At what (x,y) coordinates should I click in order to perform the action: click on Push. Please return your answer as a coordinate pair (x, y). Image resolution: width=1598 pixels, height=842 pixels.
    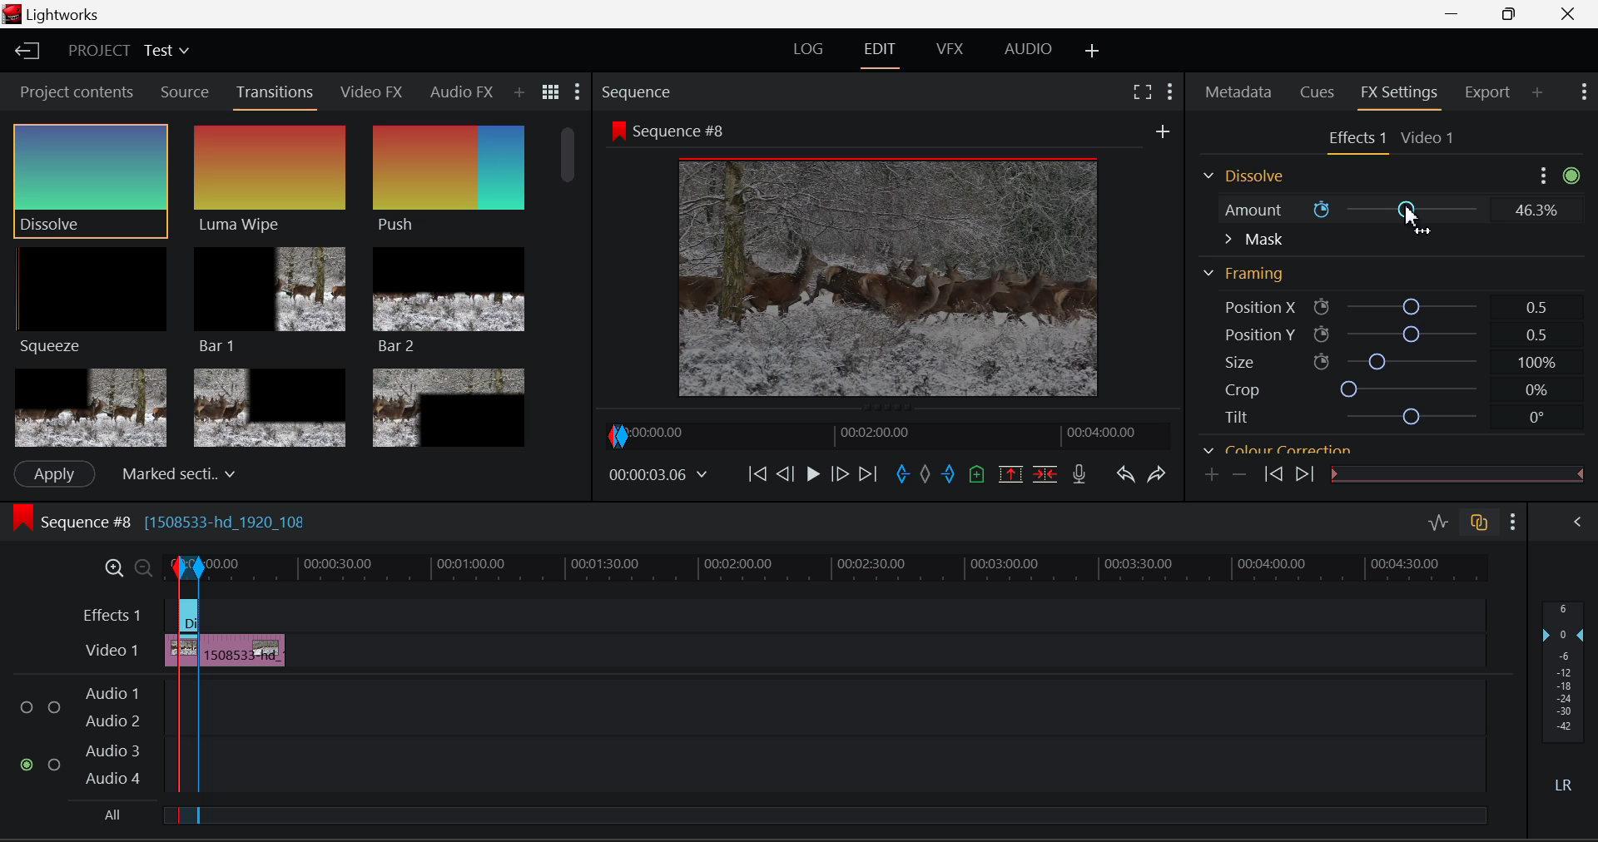
    Looking at the image, I should click on (449, 181).